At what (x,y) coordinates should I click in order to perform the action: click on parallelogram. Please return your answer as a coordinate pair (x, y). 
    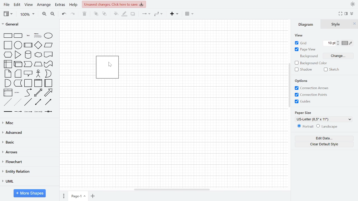
    Looking at the image, I should click on (48, 46).